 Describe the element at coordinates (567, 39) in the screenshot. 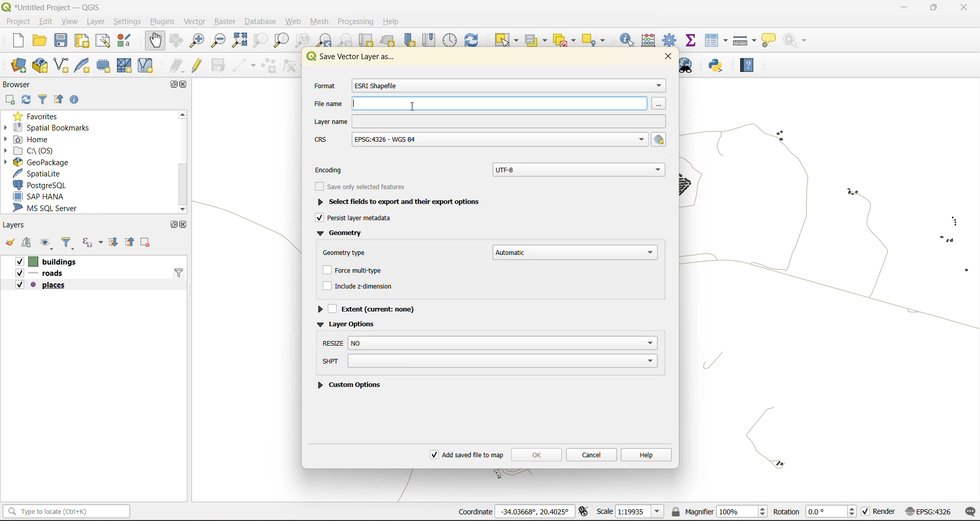

I see `deselect value` at that location.